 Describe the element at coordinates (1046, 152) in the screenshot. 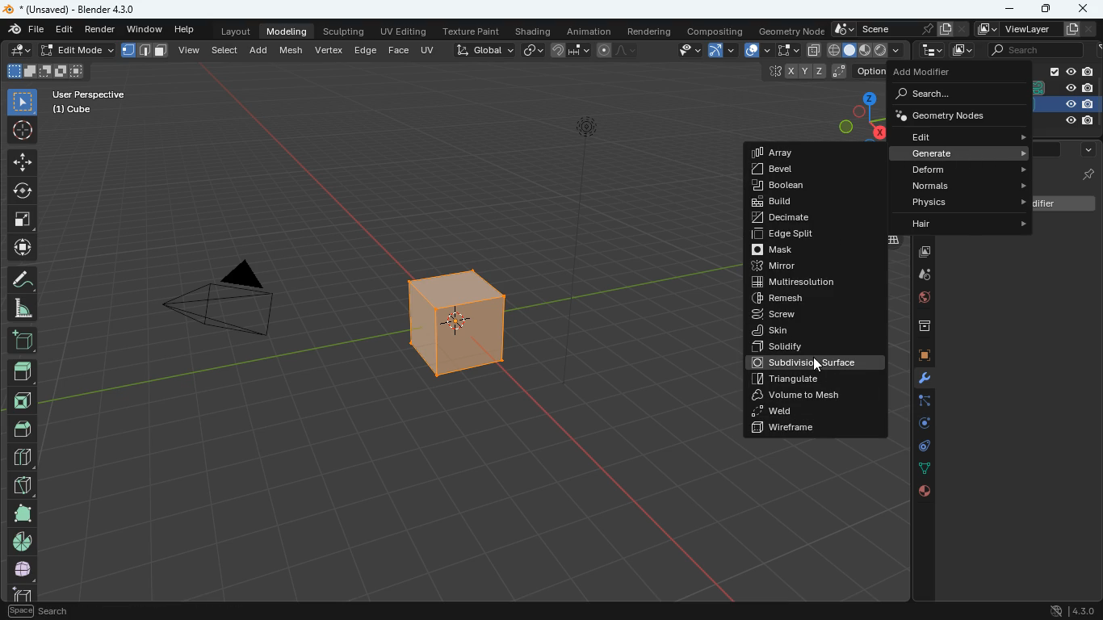

I see `search` at that location.